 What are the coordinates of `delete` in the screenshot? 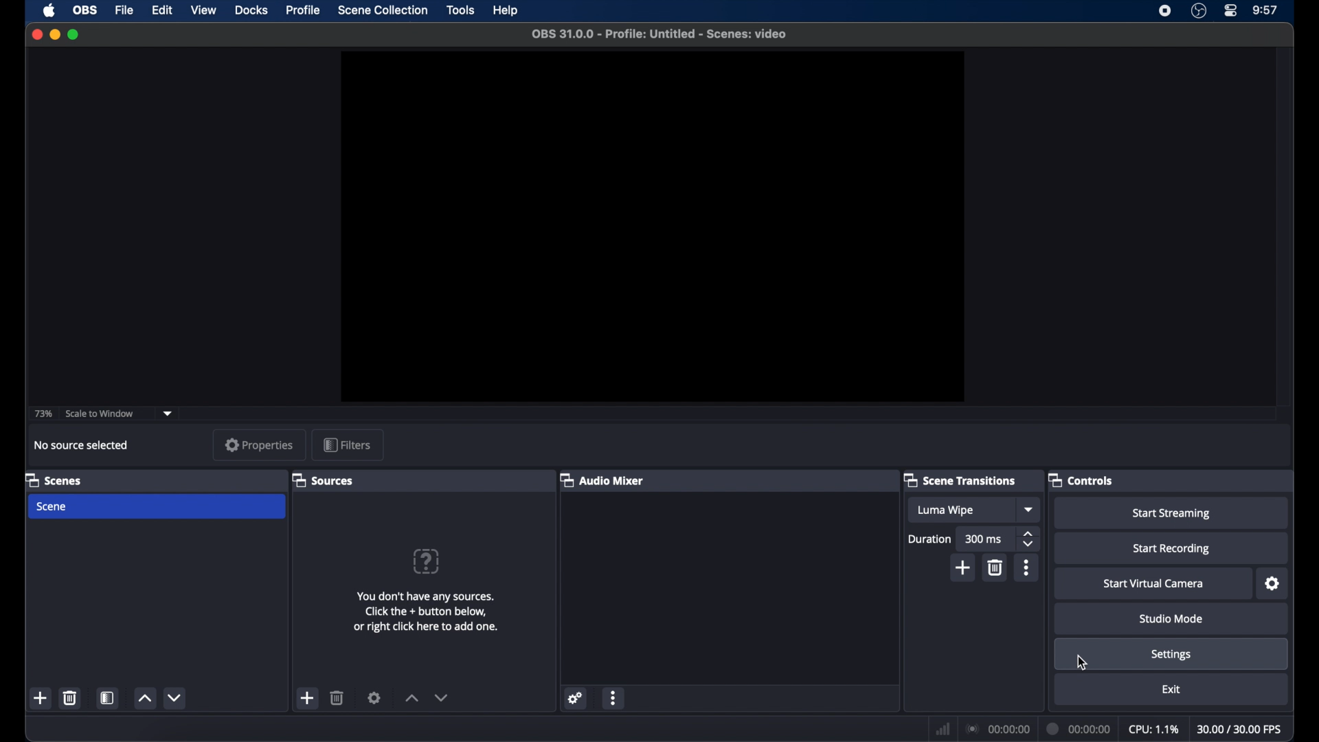 It's located at (338, 697).